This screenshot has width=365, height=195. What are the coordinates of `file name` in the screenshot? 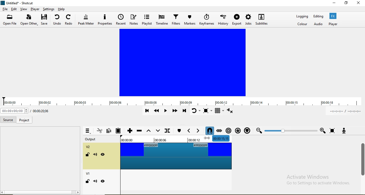 It's located at (18, 3).